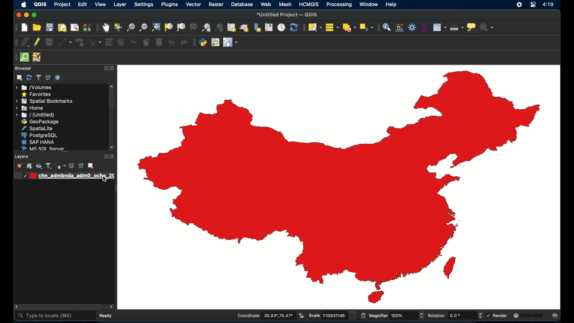 Image resolution: width=574 pixels, height=323 pixels. What do you see at coordinates (24, 57) in the screenshot?
I see `quicksom` at bounding box center [24, 57].